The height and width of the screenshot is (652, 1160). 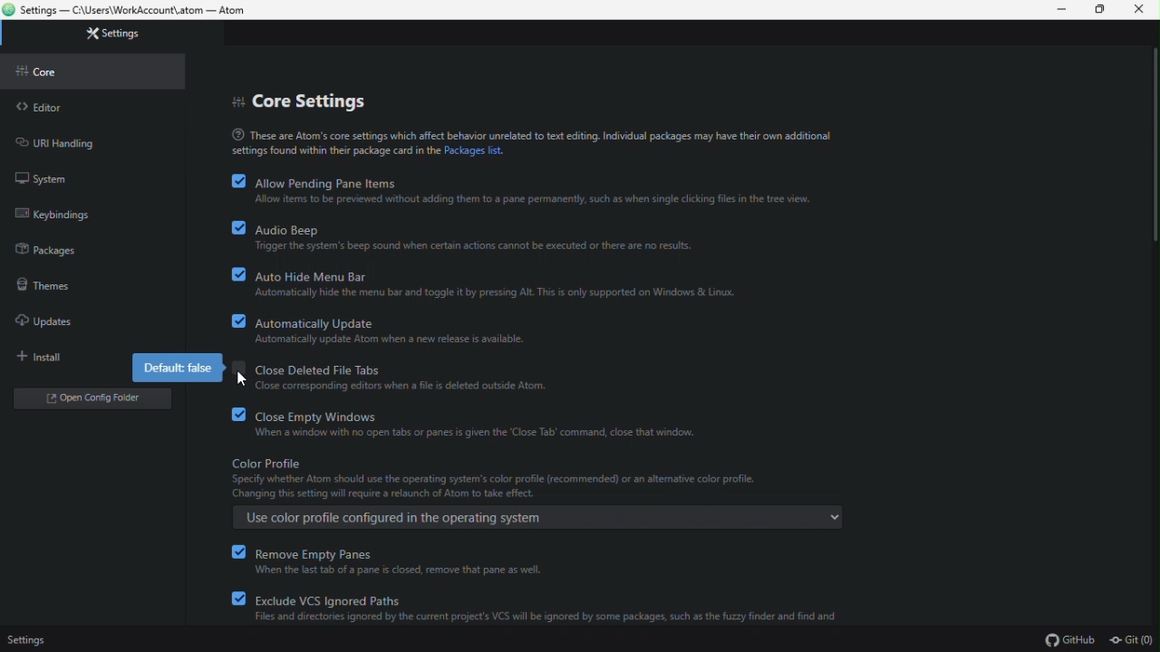 What do you see at coordinates (237, 596) in the screenshot?
I see `checkbox` at bounding box center [237, 596].